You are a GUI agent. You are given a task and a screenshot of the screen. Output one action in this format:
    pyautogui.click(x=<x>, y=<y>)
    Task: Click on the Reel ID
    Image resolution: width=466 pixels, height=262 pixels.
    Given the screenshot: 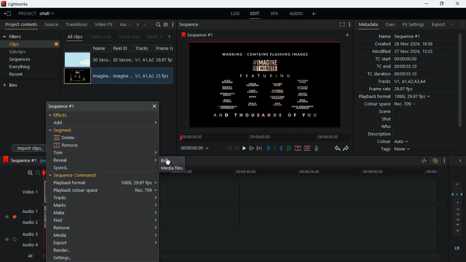 What is the action you would take?
    pyautogui.click(x=122, y=76)
    